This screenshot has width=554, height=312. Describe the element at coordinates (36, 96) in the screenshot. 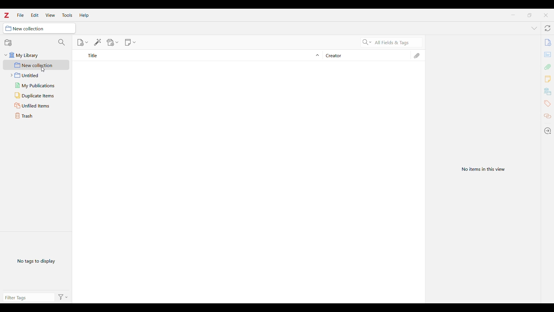

I see `Duplicate items folder` at that location.